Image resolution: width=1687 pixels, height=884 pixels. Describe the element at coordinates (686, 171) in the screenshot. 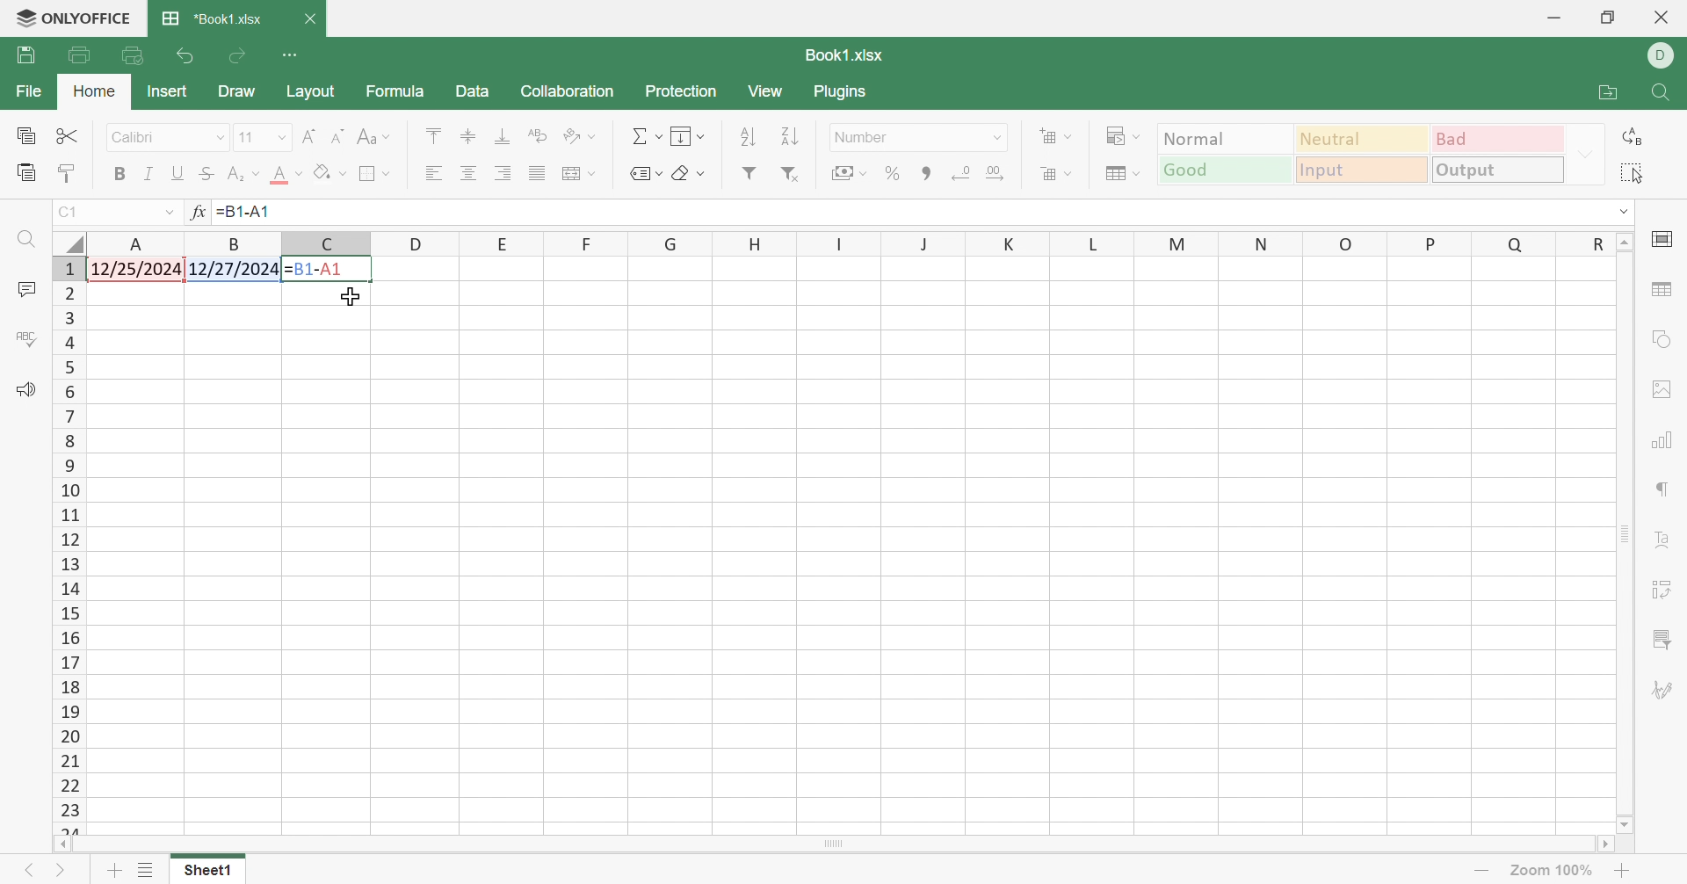

I see `Clear` at that location.